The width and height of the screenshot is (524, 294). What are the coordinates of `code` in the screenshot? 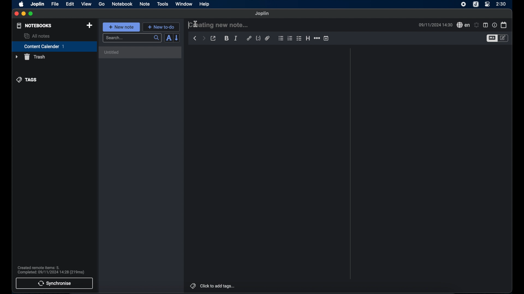 It's located at (258, 38).